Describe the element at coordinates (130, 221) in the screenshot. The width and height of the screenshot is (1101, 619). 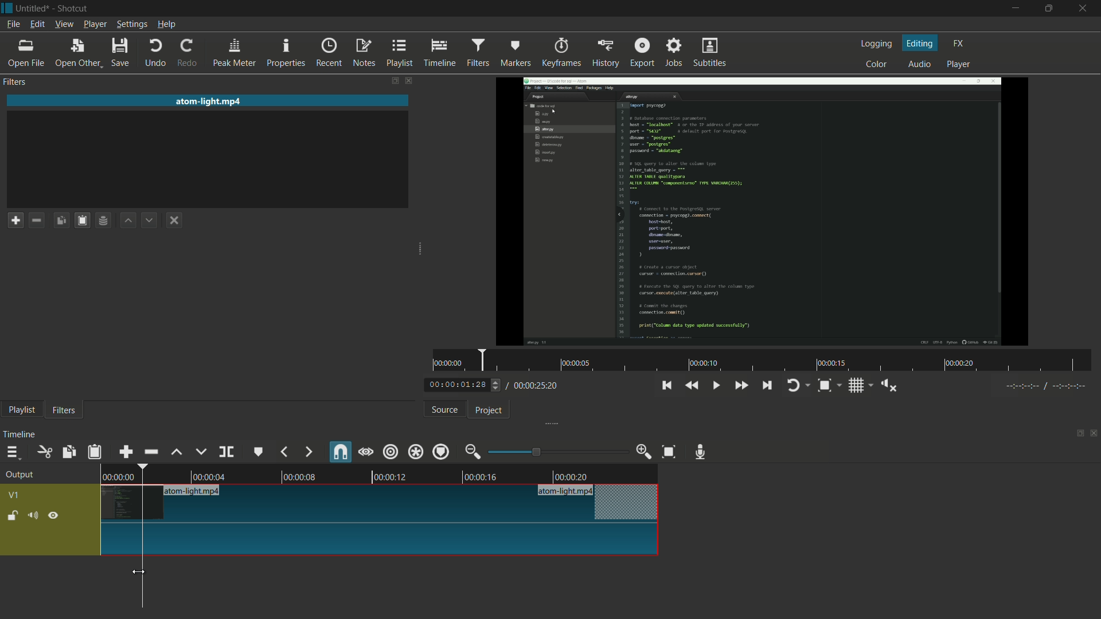
I see `move filter up` at that location.